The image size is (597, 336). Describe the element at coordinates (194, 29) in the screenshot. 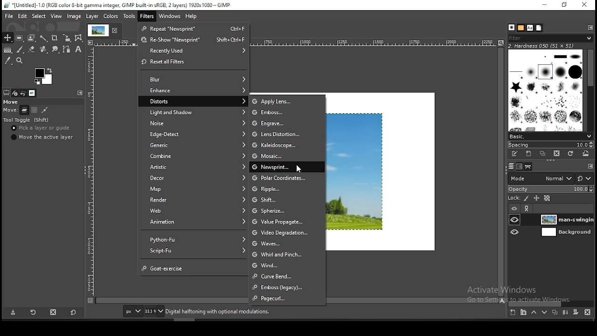

I see `repeat "newsprint"` at that location.